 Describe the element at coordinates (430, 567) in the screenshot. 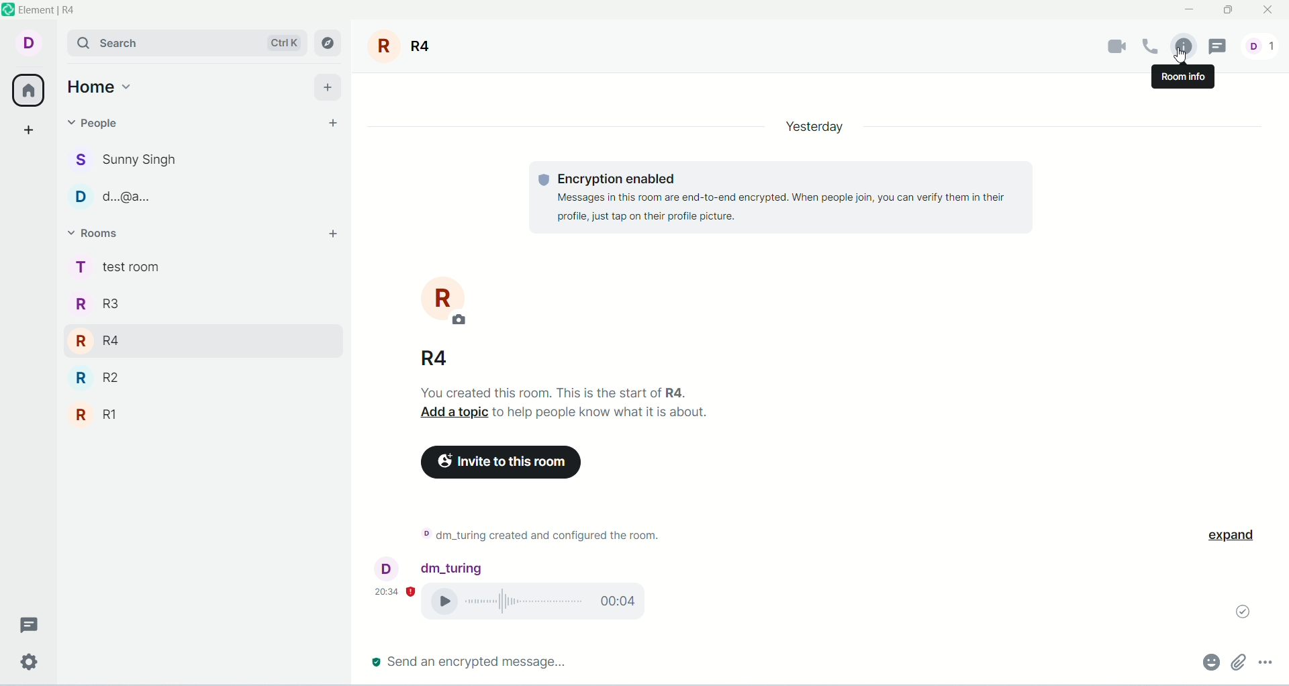

I see `account` at that location.